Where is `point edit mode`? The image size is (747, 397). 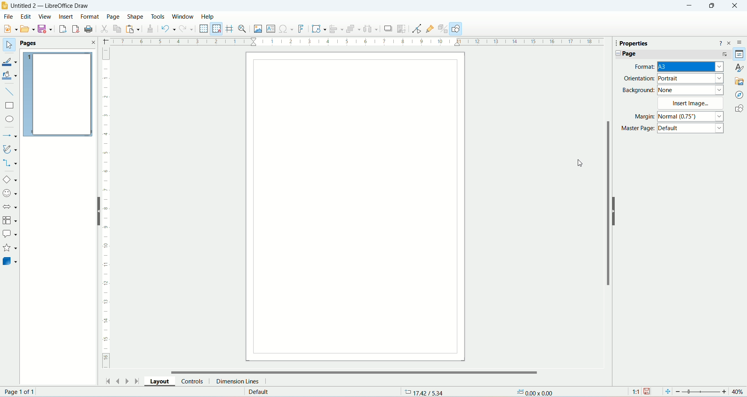 point edit mode is located at coordinates (418, 30).